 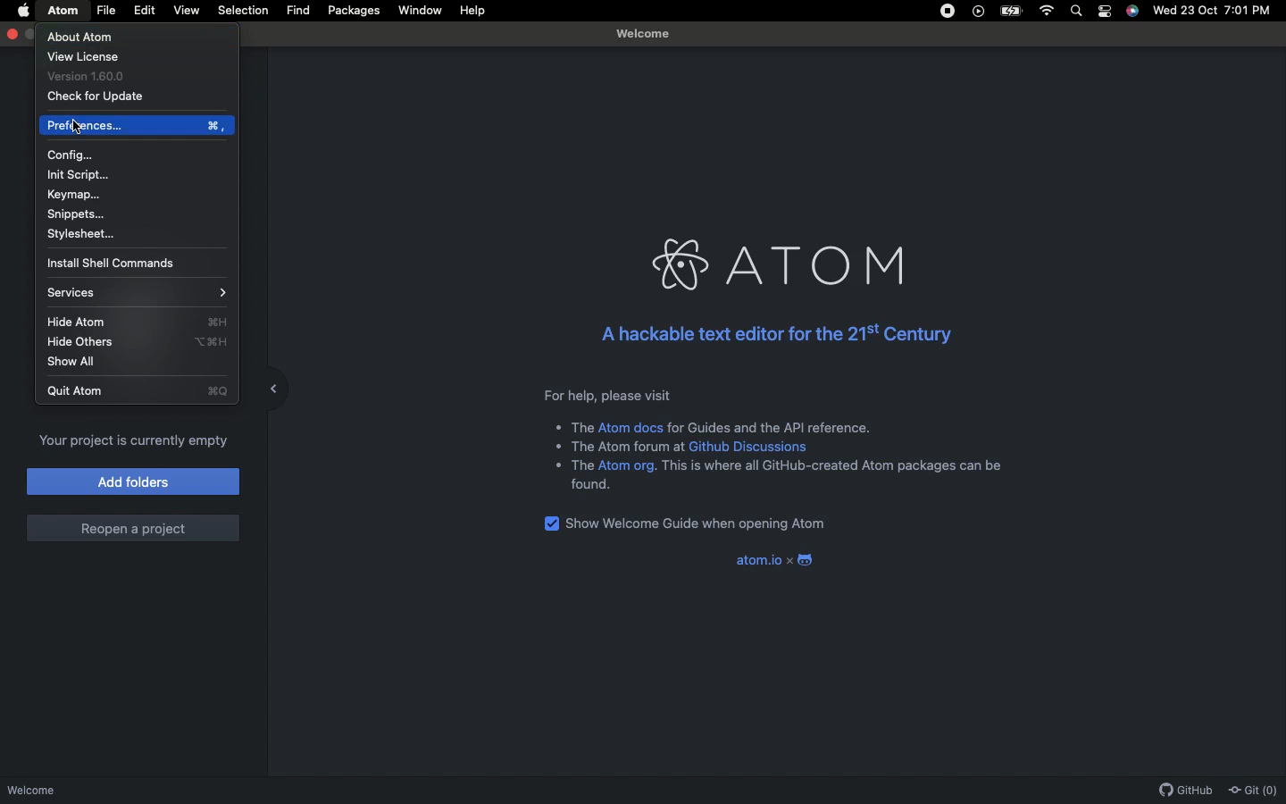 What do you see at coordinates (184, 11) in the screenshot?
I see `View` at bounding box center [184, 11].